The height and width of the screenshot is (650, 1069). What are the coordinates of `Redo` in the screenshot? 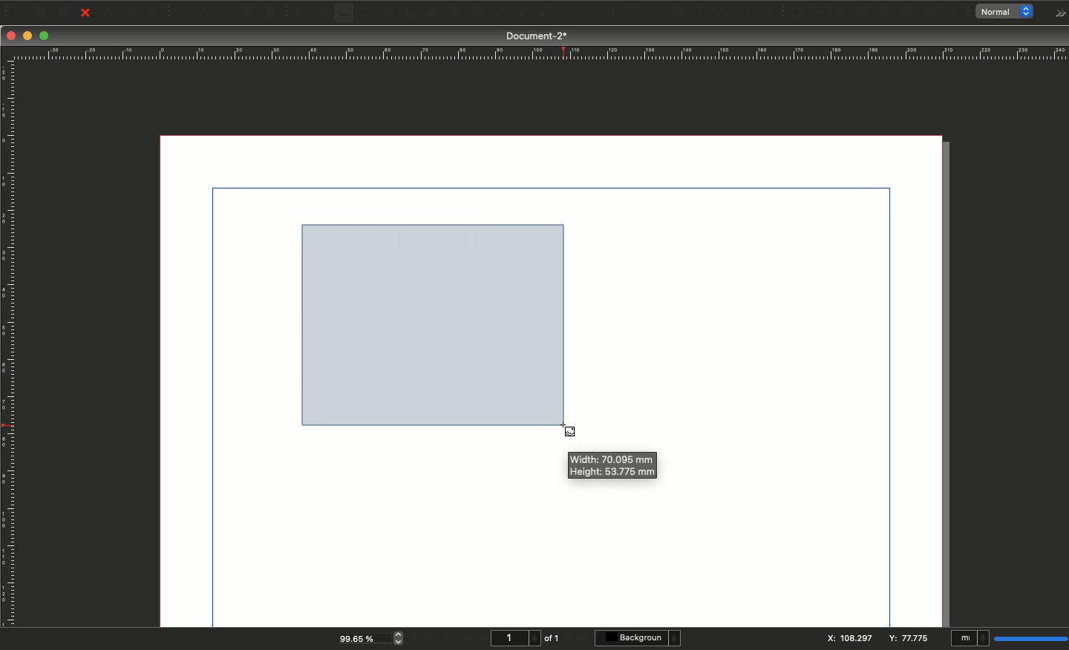 It's located at (204, 14).